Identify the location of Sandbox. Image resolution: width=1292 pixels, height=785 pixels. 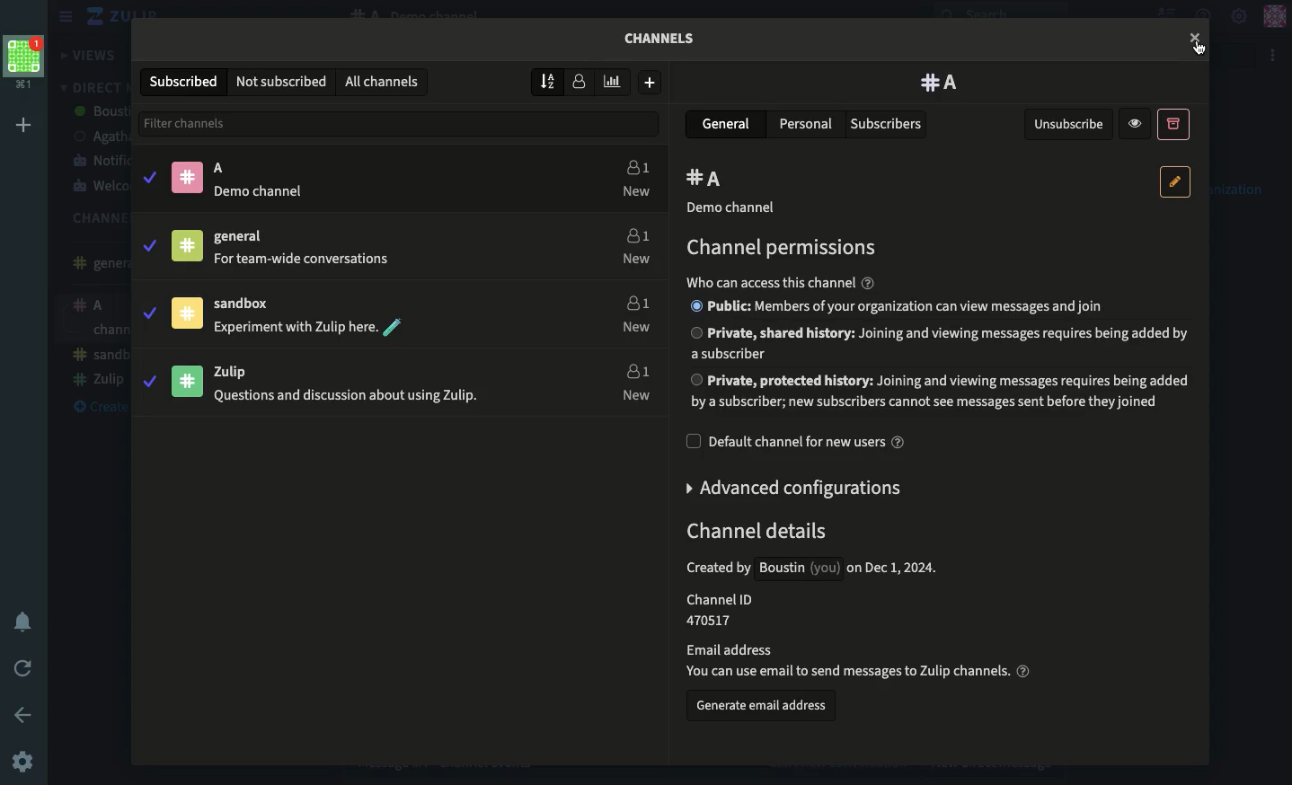
(99, 331).